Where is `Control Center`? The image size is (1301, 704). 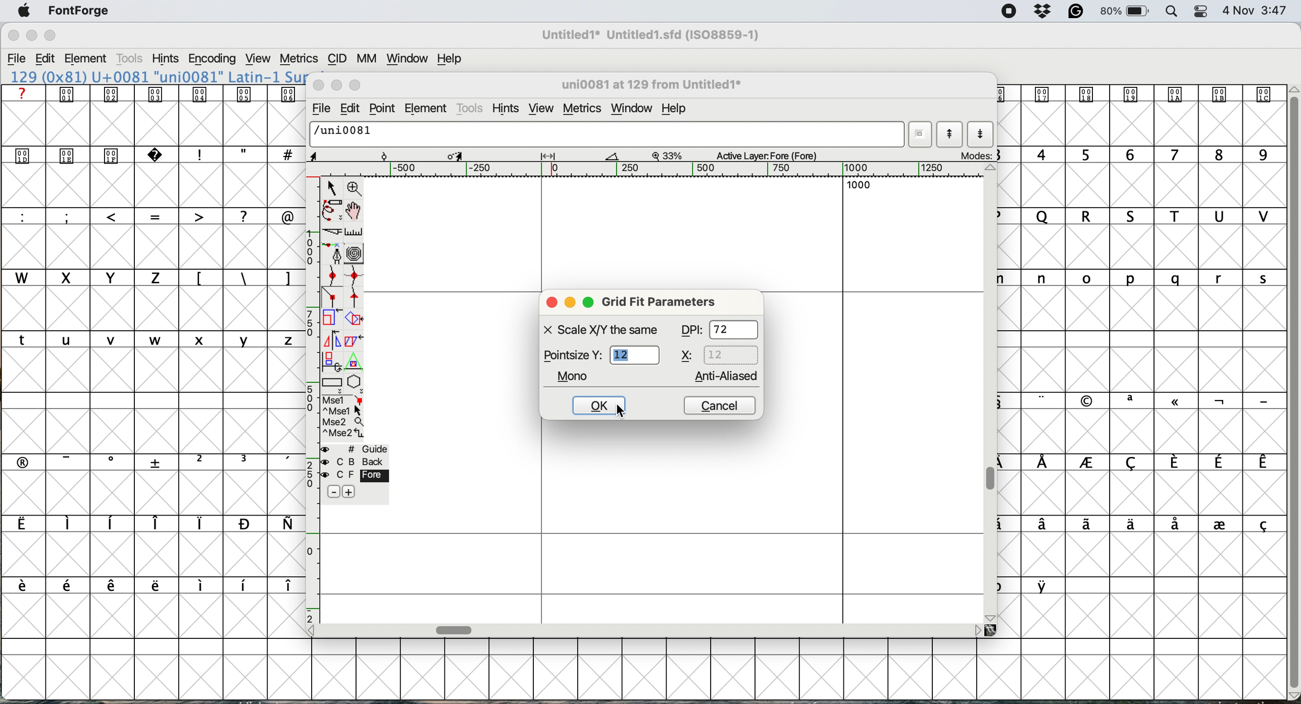
Control Center is located at coordinates (1200, 12).